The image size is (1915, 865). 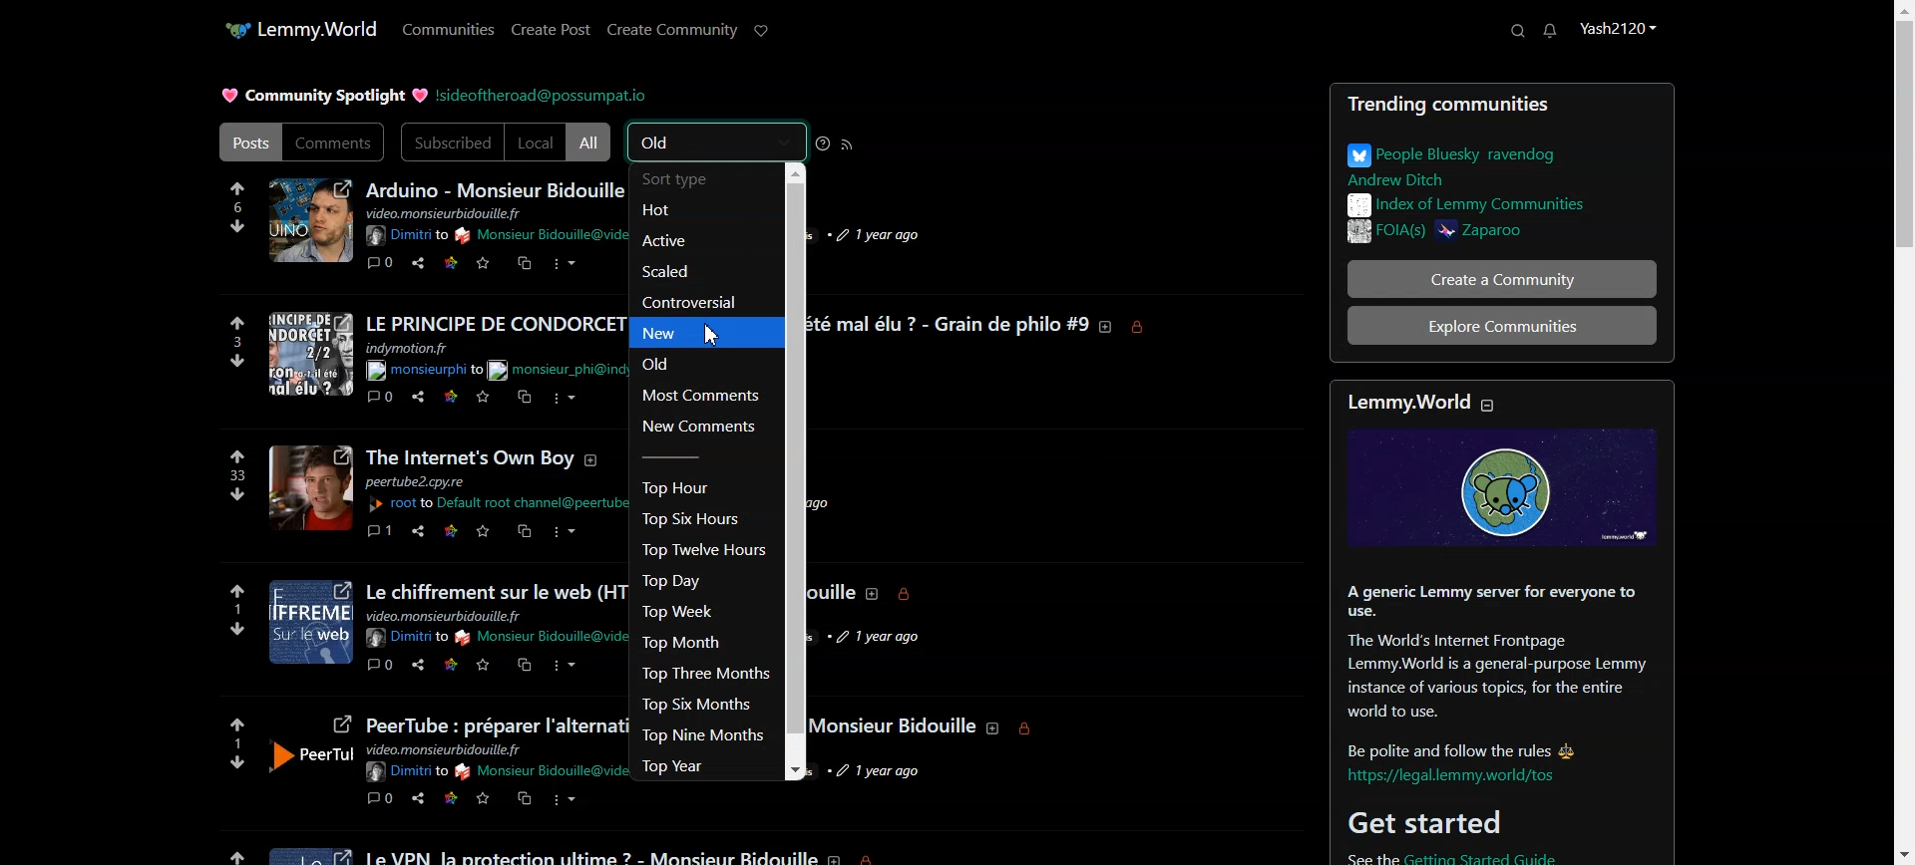 What do you see at coordinates (906, 595) in the screenshot?
I see `` at bounding box center [906, 595].